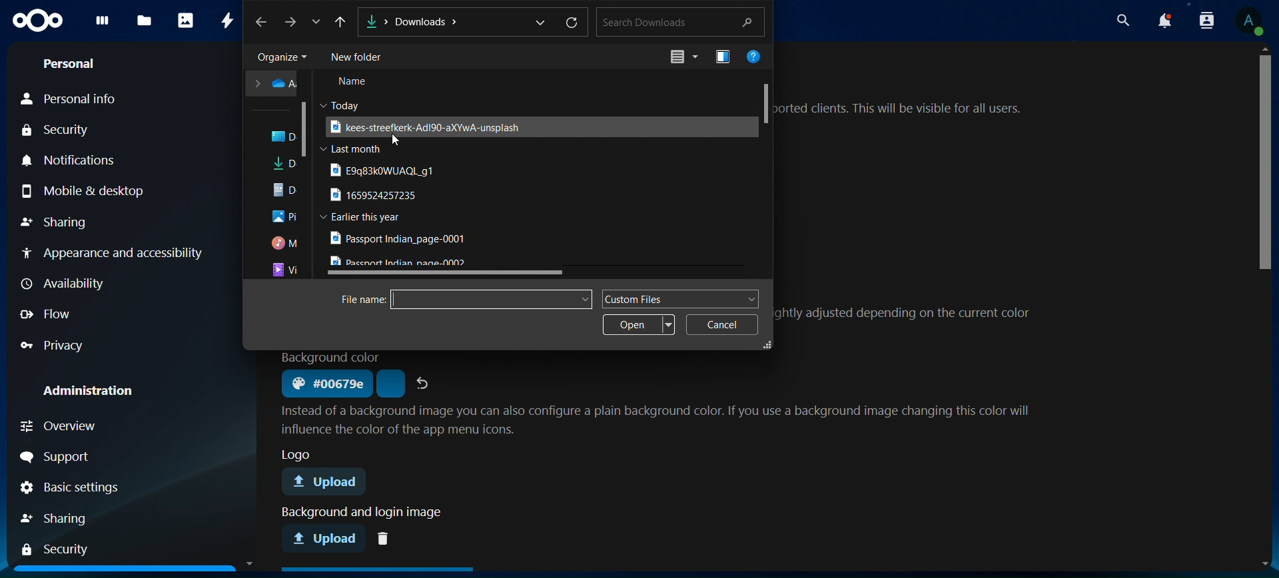  Describe the element at coordinates (75, 65) in the screenshot. I see `personal` at that location.